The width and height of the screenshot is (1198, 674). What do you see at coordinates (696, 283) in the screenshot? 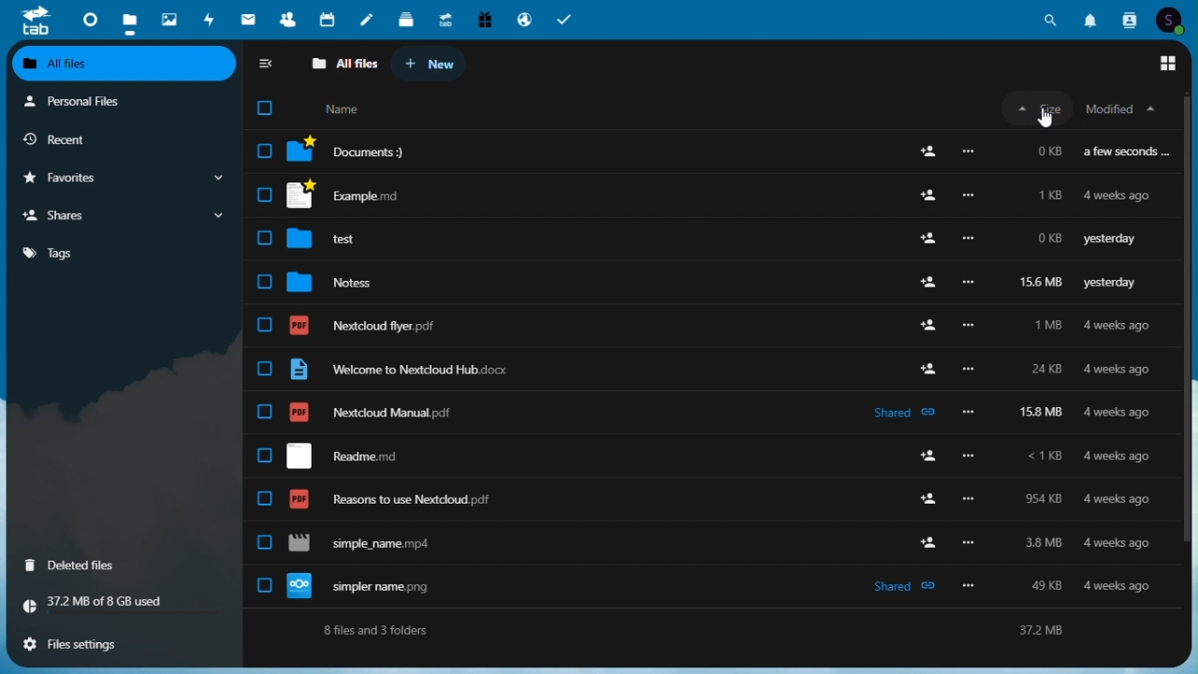
I see `Notess` at bounding box center [696, 283].